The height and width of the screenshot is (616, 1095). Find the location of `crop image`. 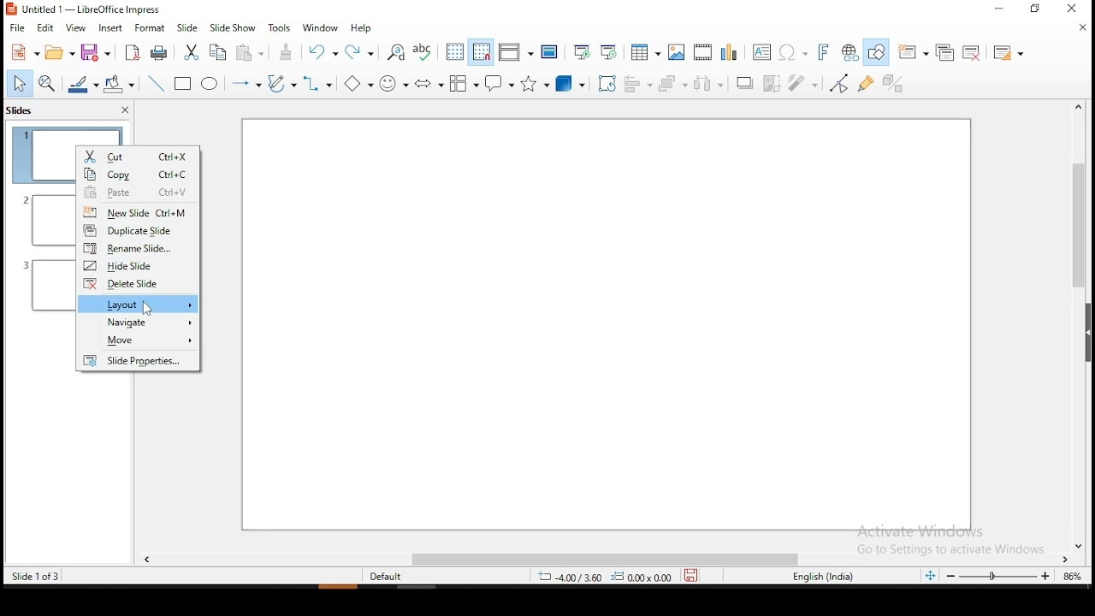

crop image is located at coordinates (773, 83).